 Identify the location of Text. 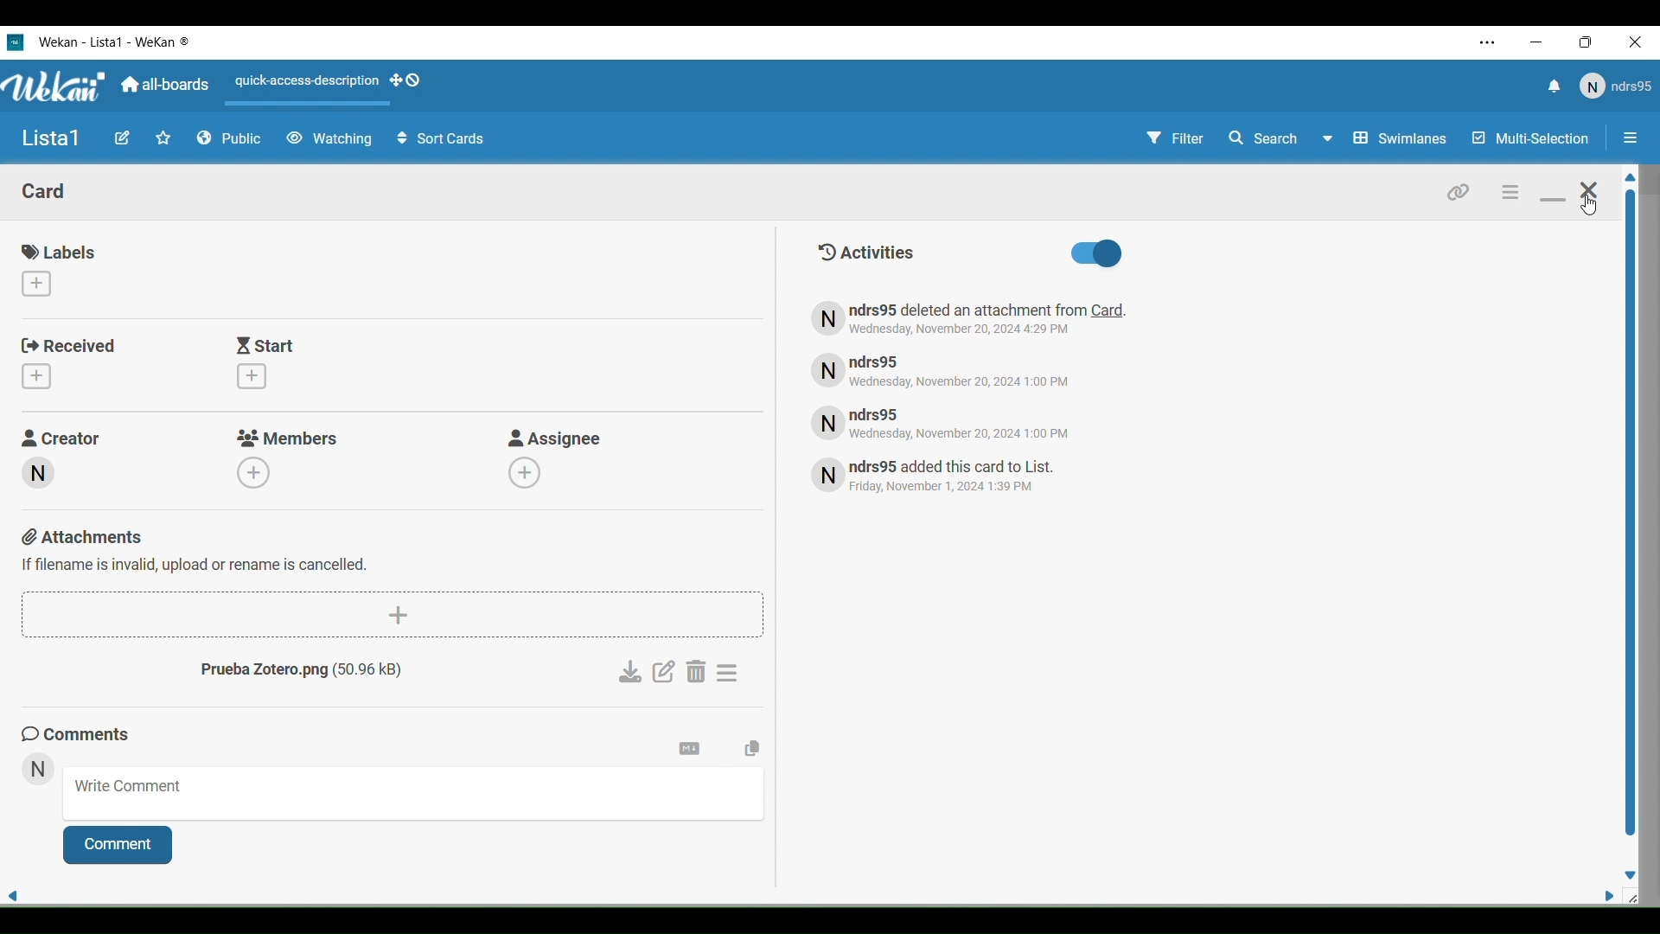
(316, 673).